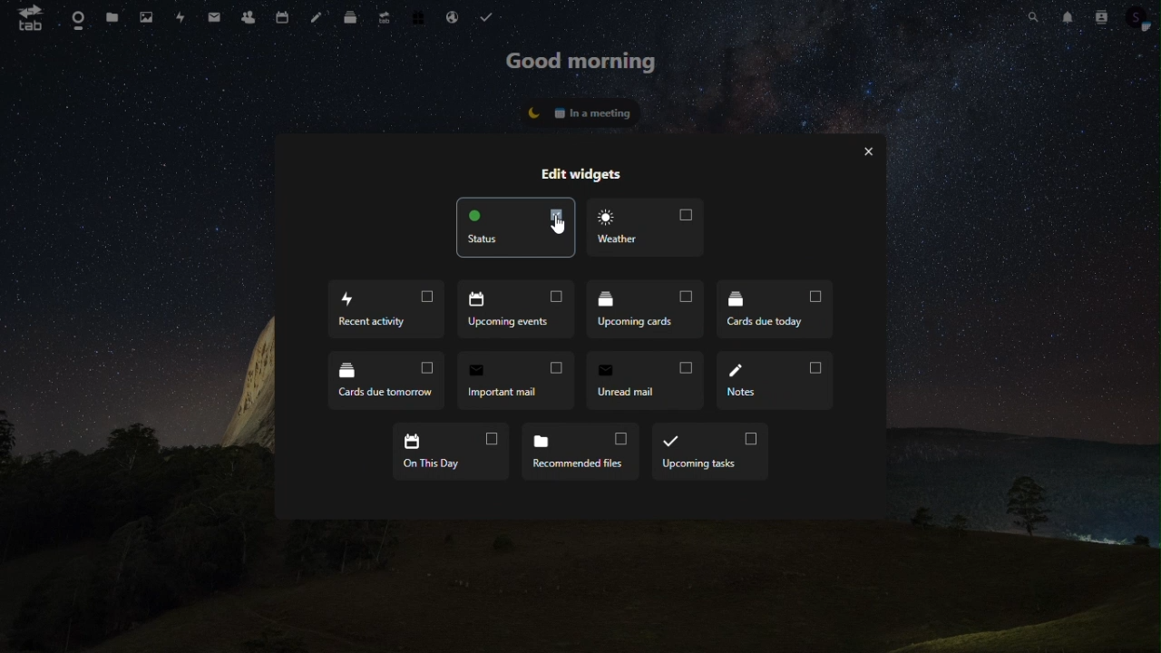 The image size is (1161, 653). I want to click on cursor, so click(556, 224).